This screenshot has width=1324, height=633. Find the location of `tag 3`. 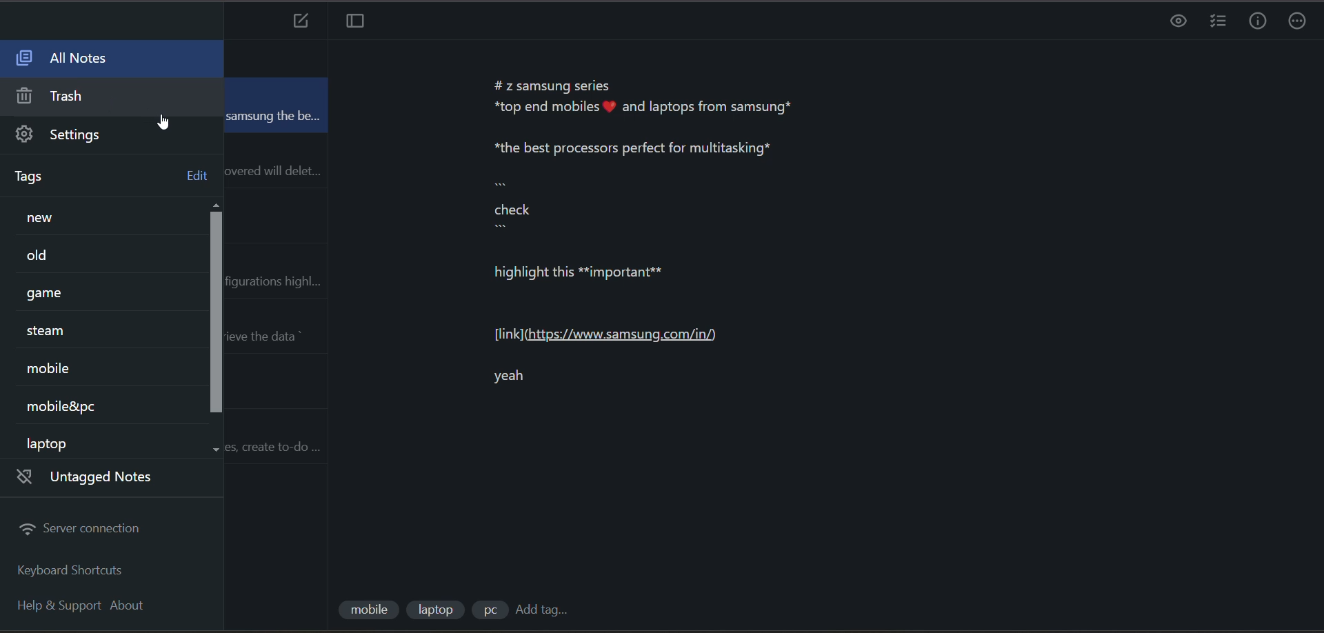

tag 3 is located at coordinates (489, 611).